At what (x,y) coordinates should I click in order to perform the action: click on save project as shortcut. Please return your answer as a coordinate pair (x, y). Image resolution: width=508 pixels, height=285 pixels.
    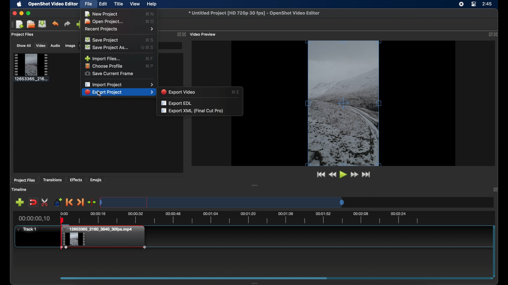
    Looking at the image, I should click on (148, 47).